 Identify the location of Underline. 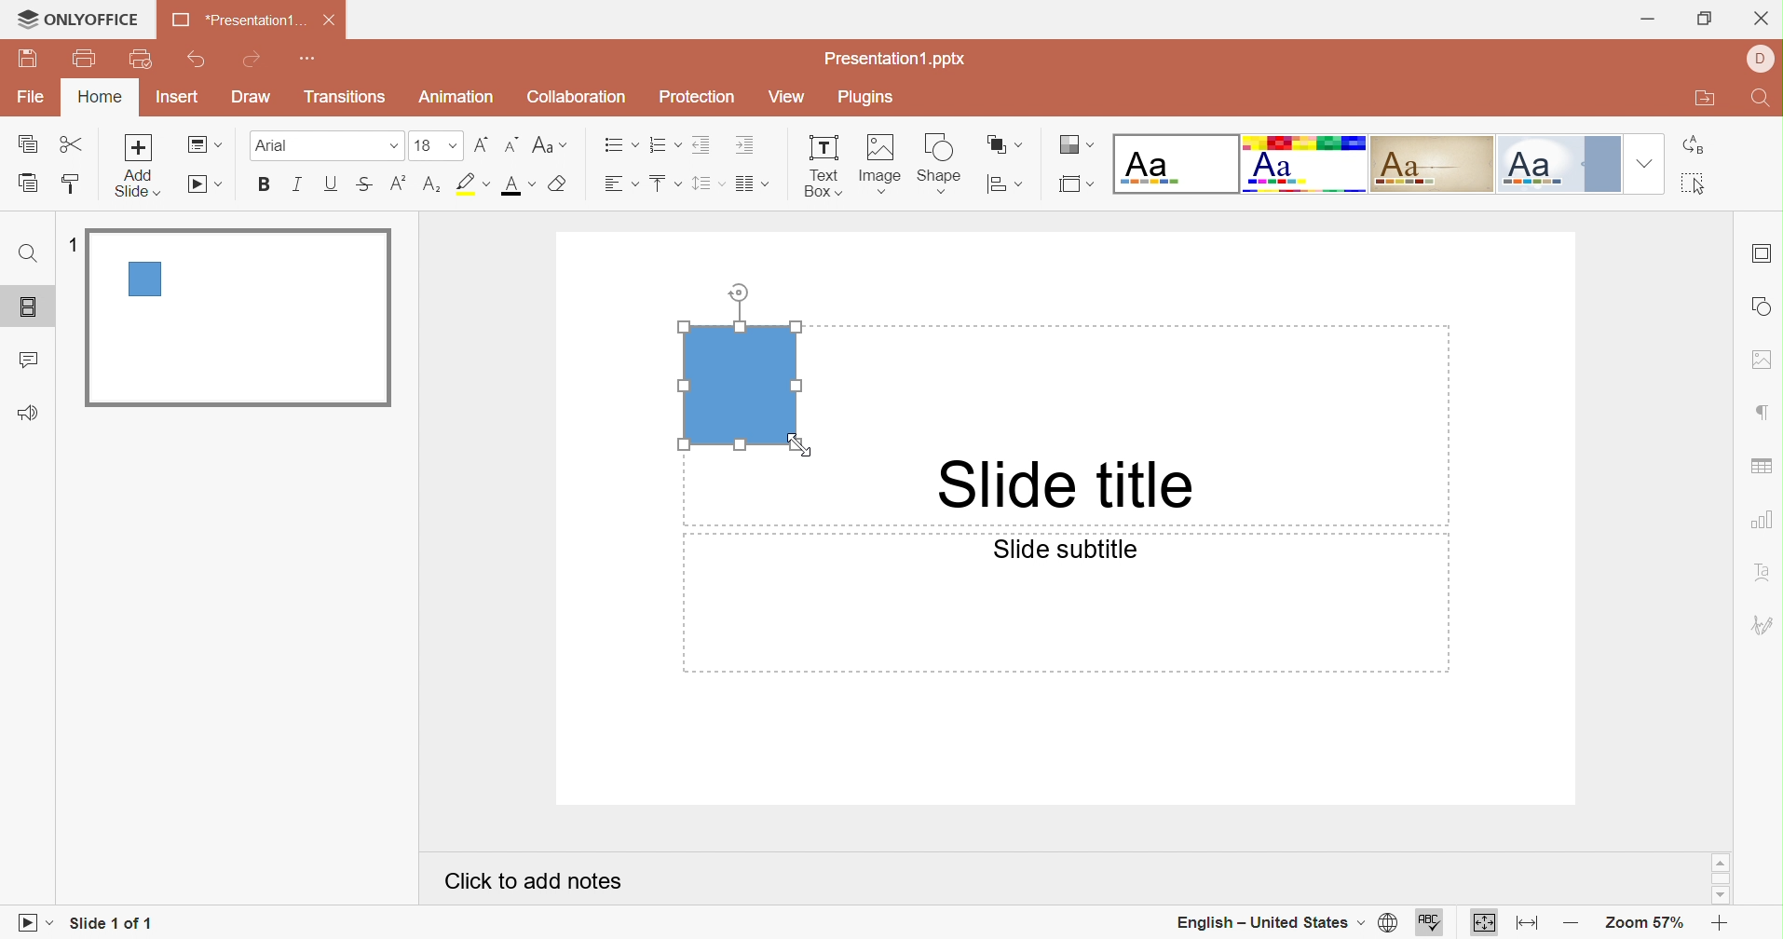
(328, 185).